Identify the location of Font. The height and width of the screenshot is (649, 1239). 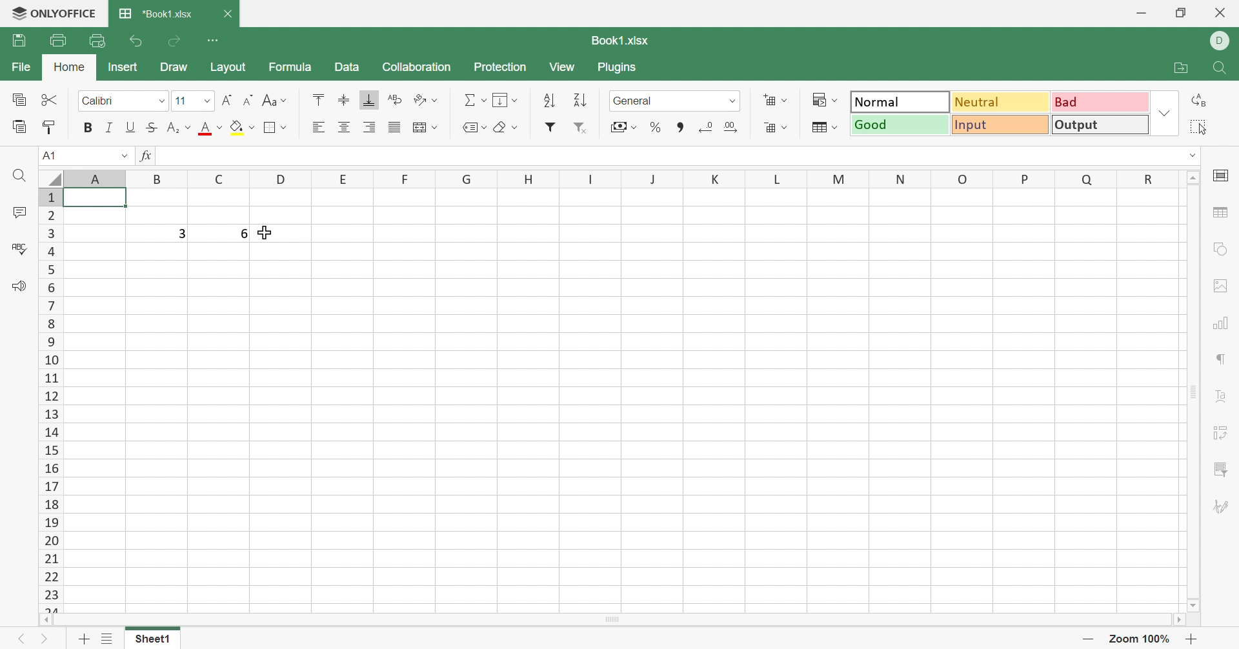
(123, 100).